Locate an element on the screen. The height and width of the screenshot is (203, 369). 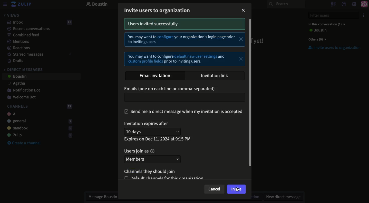
Recent conversations is located at coordinates (25, 28).